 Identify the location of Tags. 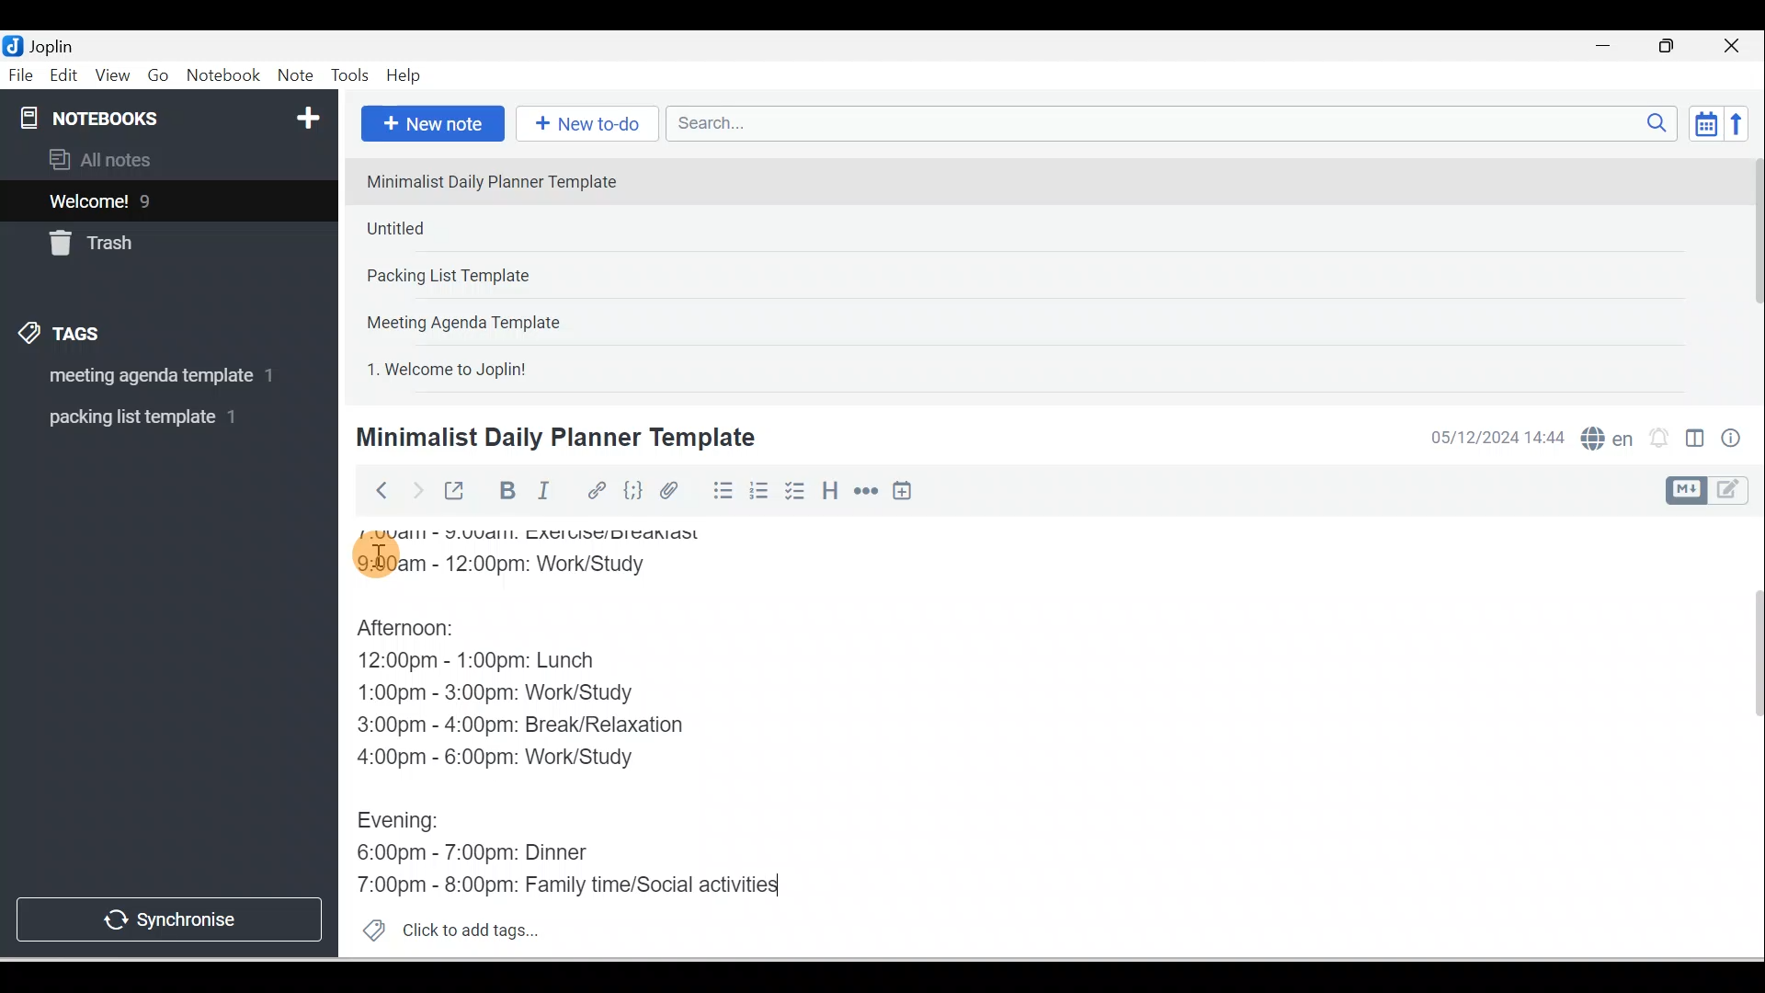
(65, 337).